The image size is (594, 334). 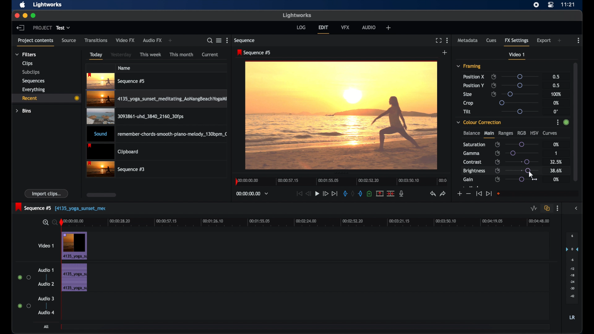 I want to click on vfx, so click(x=345, y=27).